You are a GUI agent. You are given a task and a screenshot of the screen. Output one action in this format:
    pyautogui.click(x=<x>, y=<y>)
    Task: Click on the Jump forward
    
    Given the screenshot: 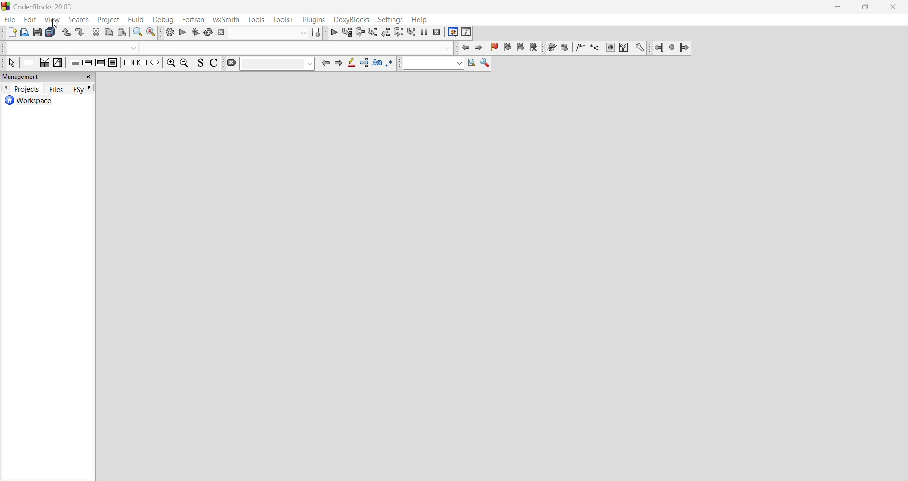 What is the action you would take?
    pyautogui.click(x=686, y=48)
    